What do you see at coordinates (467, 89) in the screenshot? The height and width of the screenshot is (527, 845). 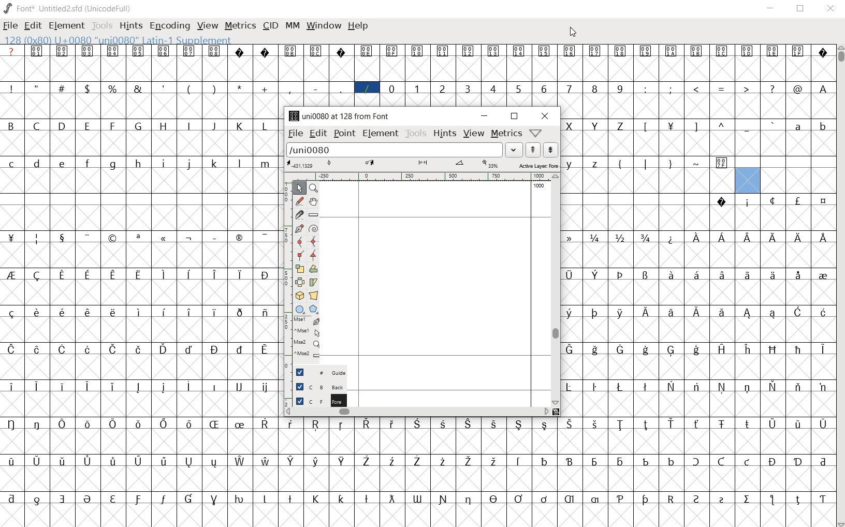 I see `glyph` at bounding box center [467, 89].